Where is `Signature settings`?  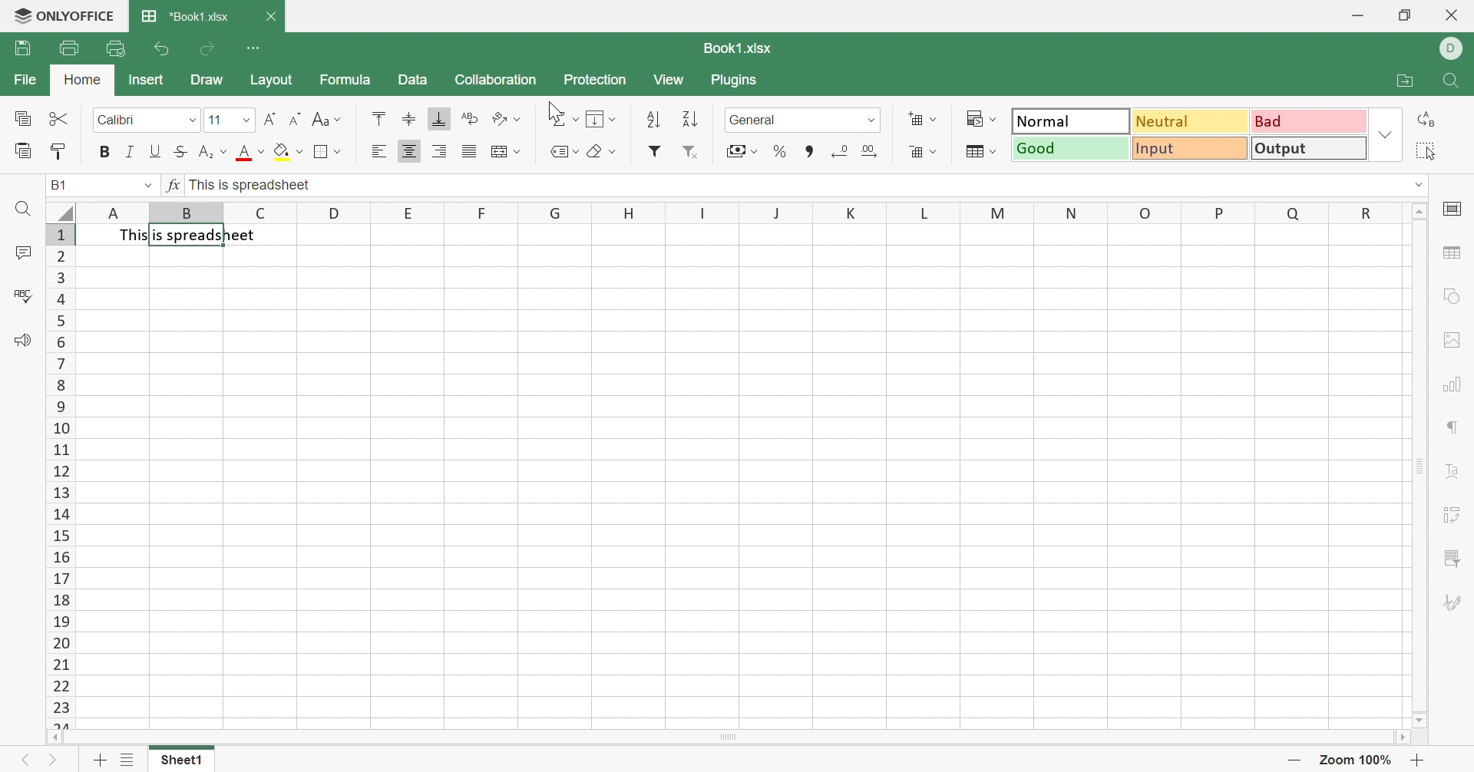
Signature settings is located at coordinates (1451, 603).